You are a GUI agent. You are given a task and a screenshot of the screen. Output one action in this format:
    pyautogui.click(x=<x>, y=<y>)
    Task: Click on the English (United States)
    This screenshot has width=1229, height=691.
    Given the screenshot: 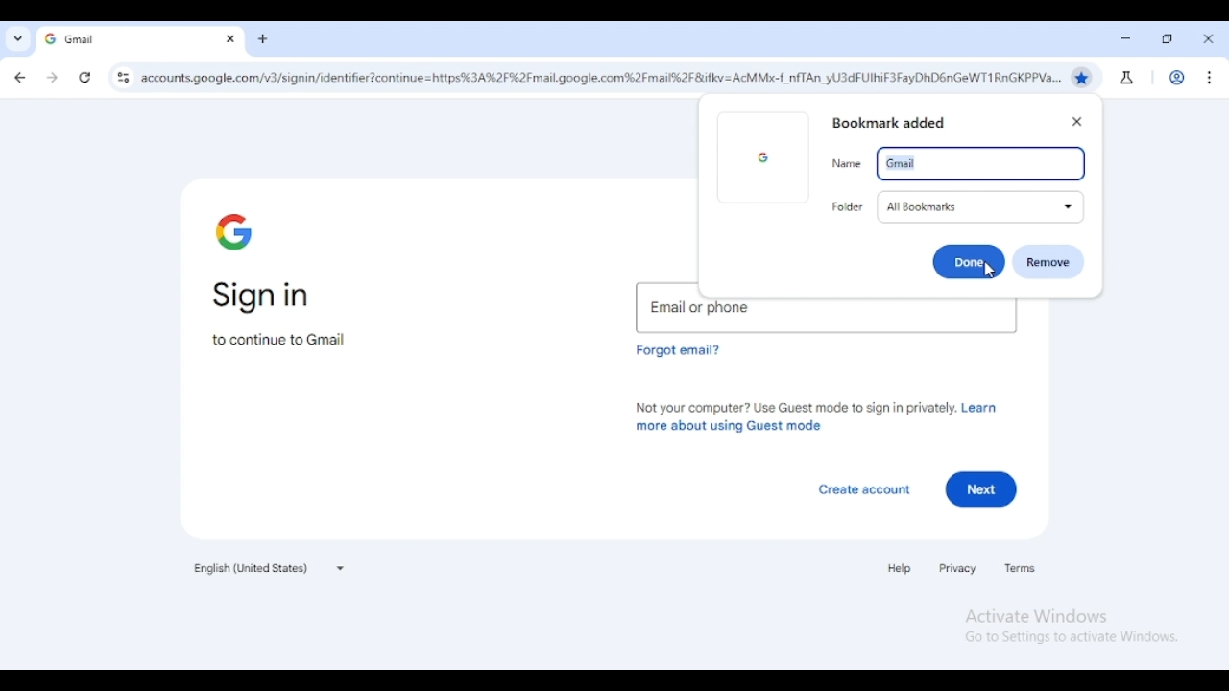 What is the action you would take?
    pyautogui.click(x=268, y=567)
    